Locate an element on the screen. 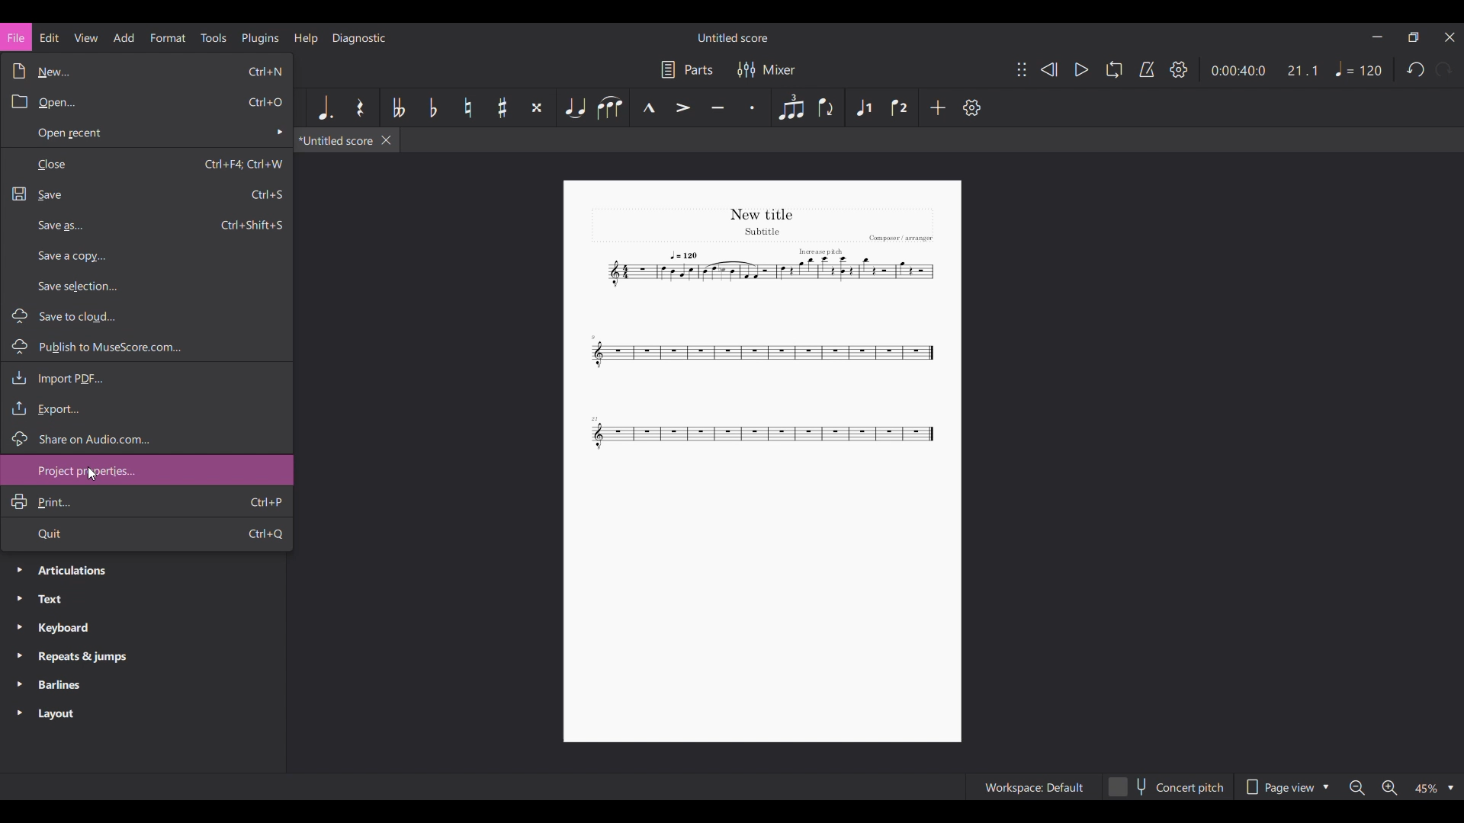  Add menu is located at coordinates (124, 37).